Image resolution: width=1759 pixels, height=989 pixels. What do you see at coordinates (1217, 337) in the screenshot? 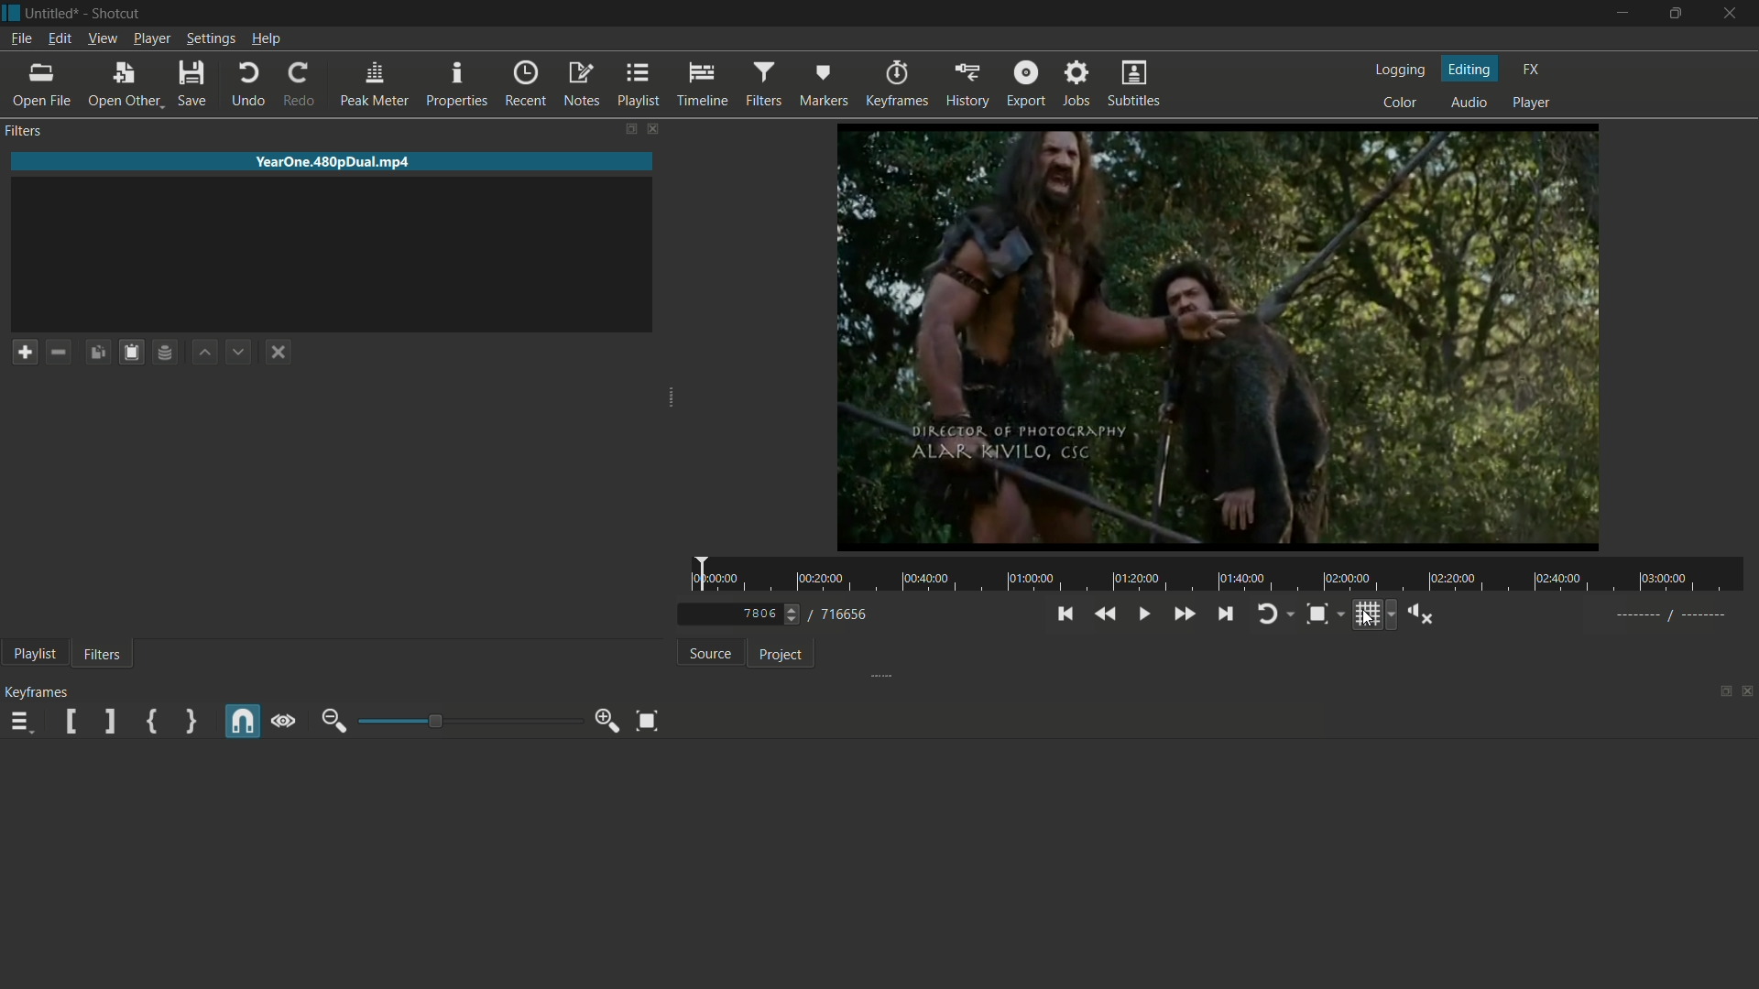
I see `preview window` at bounding box center [1217, 337].